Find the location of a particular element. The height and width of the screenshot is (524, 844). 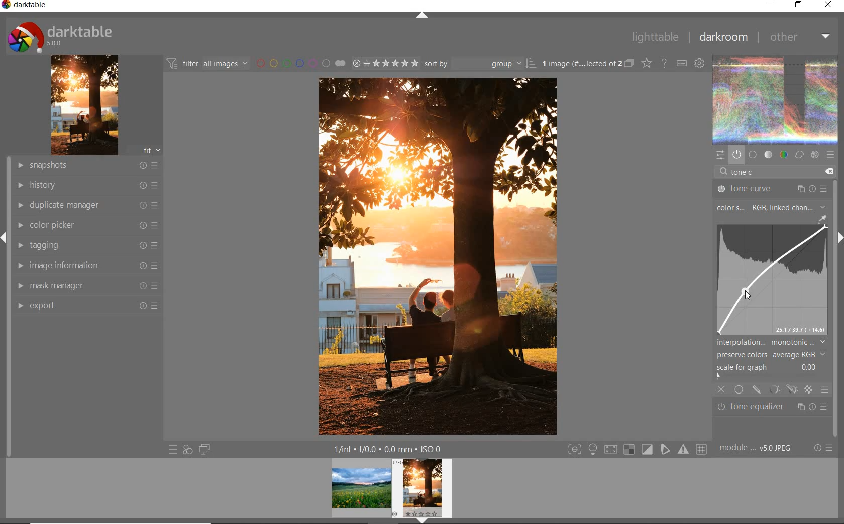

filter by image color label is located at coordinates (302, 63).